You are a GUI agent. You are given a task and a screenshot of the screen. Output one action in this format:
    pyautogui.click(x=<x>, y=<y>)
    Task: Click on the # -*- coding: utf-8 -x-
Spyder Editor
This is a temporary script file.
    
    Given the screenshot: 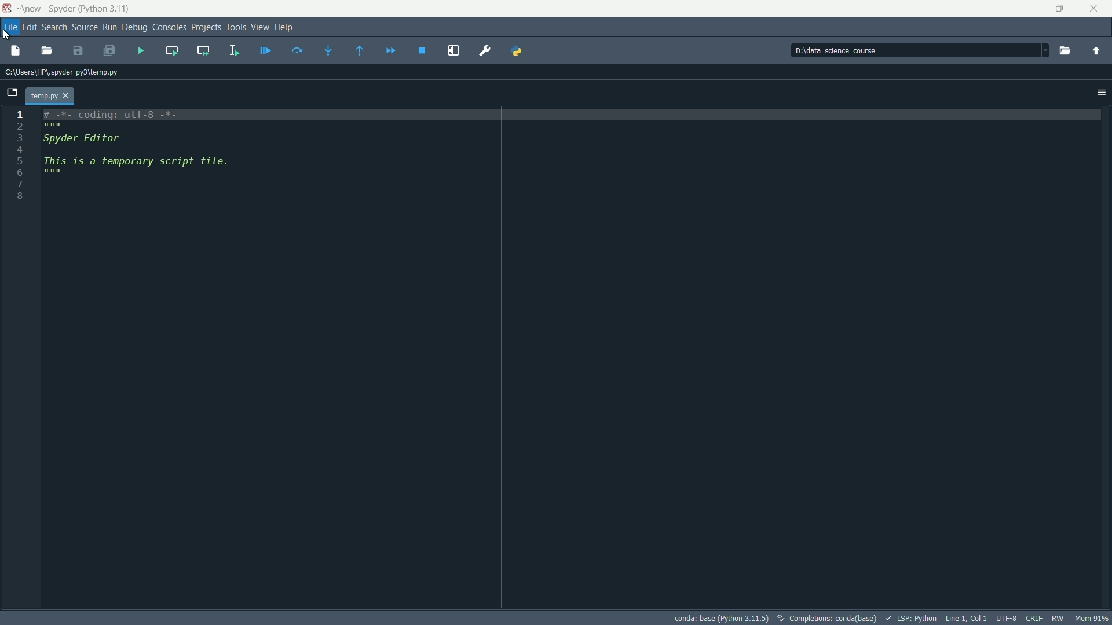 What is the action you would take?
    pyautogui.click(x=164, y=148)
    